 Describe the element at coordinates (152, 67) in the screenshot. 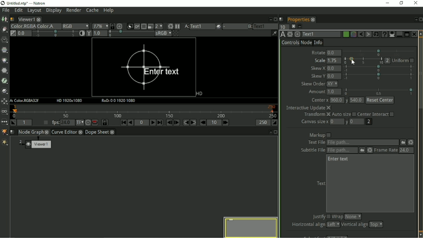

I see `Size increased` at that location.